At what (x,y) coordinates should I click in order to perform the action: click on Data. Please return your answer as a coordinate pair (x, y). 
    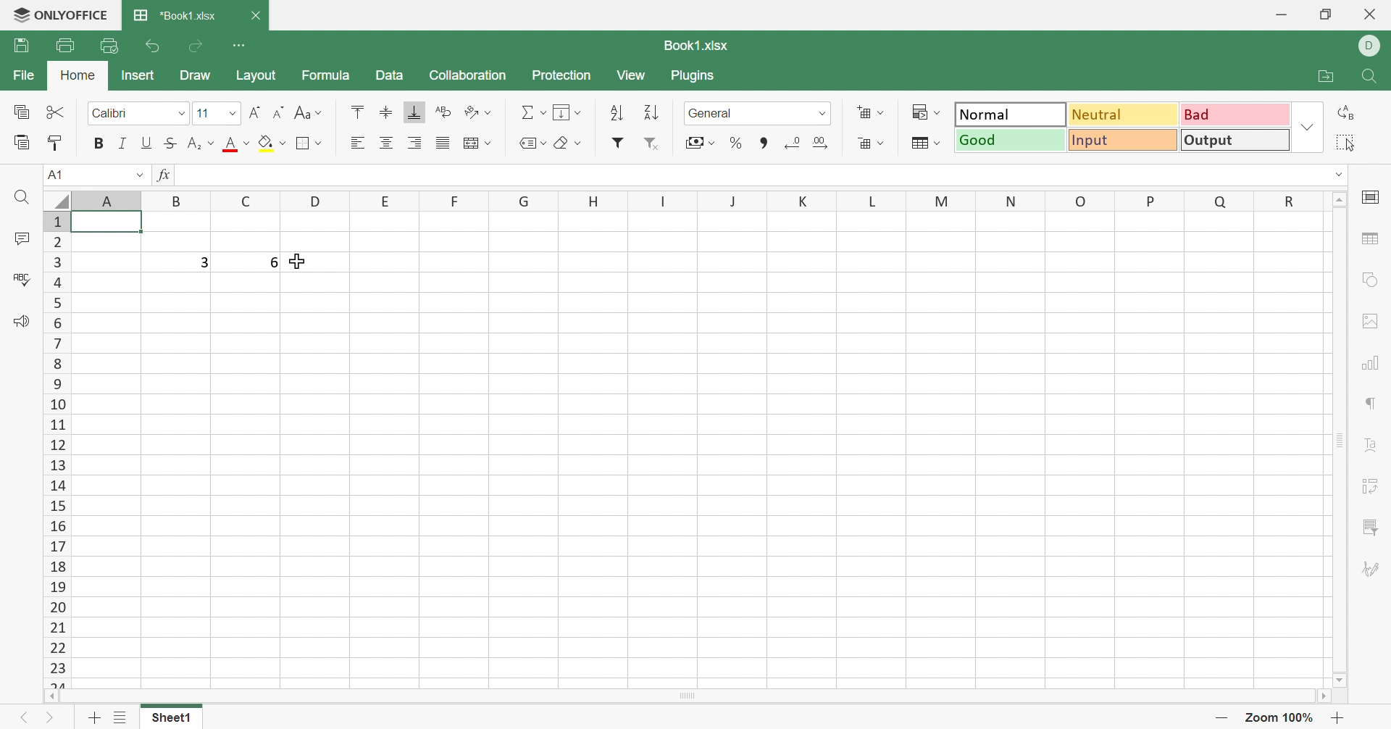
    Looking at the image, I should click on (388, 75).